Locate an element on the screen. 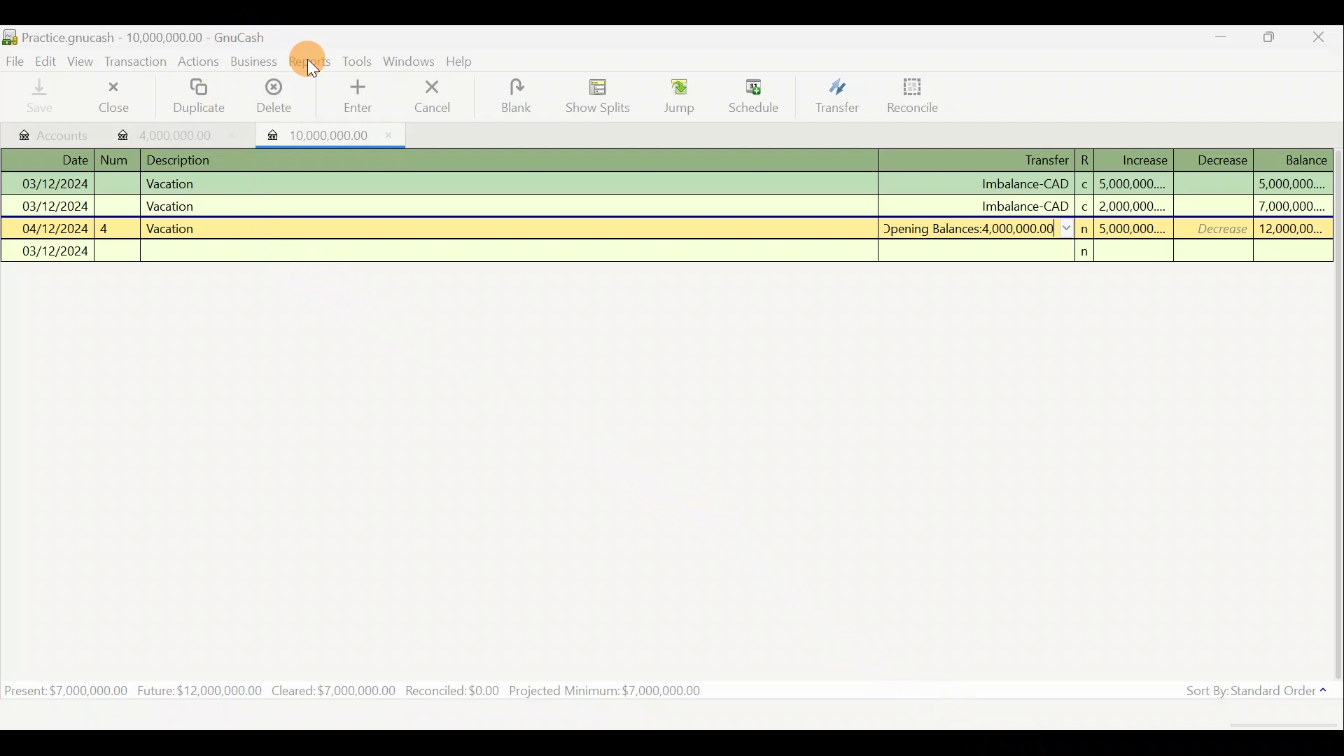 The image size is (1344, 756). n is located at coordinates (1084, 251).